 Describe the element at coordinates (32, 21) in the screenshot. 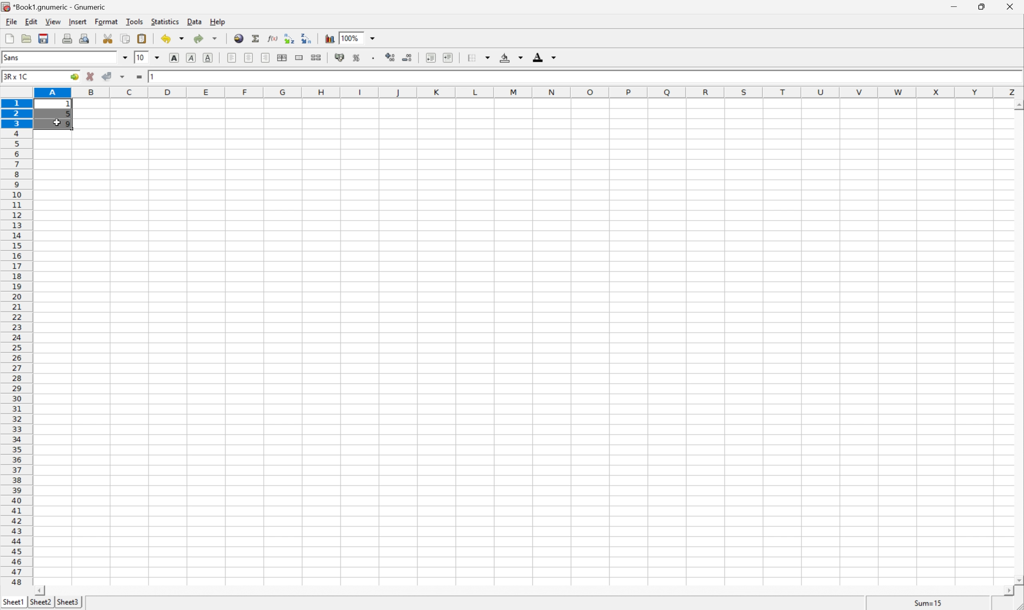

I see `edit` at that location.